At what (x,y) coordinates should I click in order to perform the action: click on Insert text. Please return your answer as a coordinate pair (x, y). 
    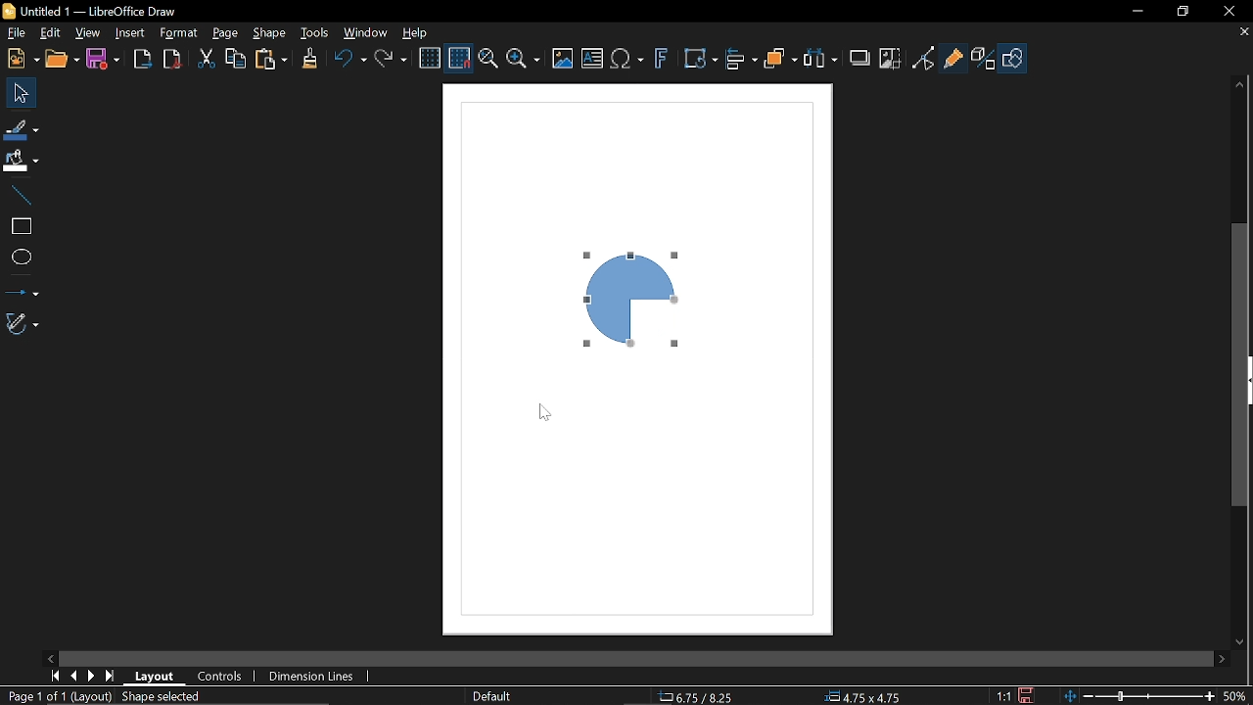
    Looking at the image, I should click on (592, 60).